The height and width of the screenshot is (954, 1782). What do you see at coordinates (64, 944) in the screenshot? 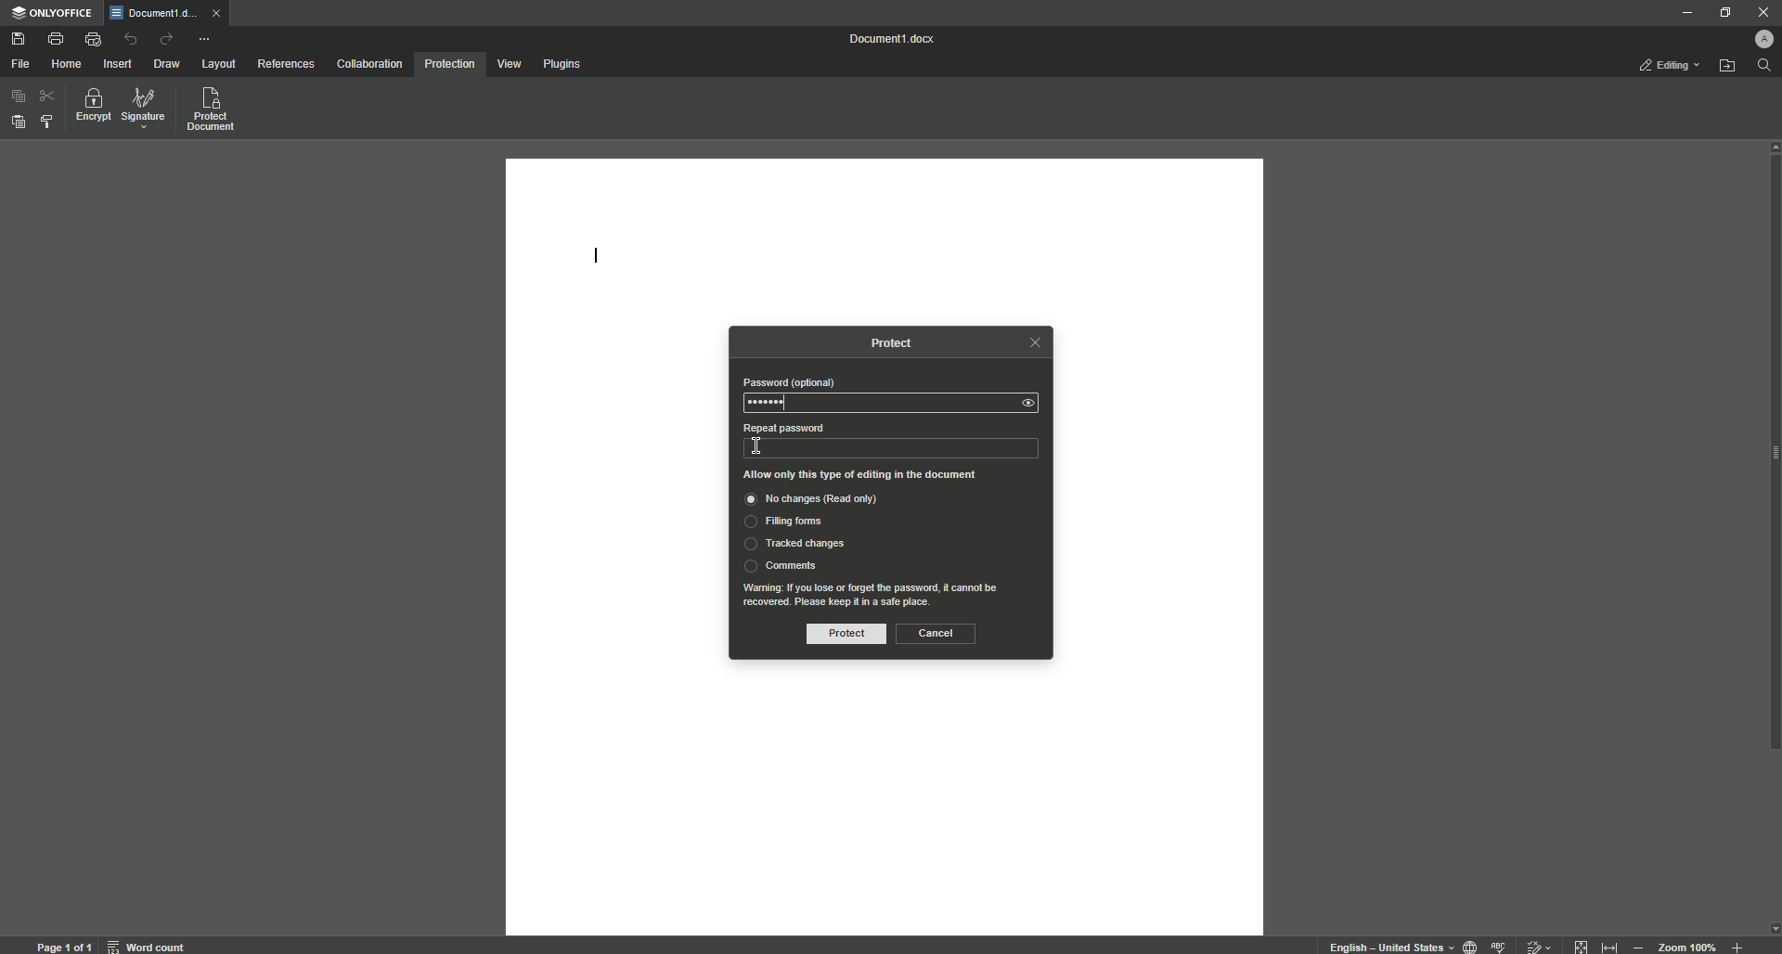
I see `page 1 of 1` at bounding box center [64, 944].